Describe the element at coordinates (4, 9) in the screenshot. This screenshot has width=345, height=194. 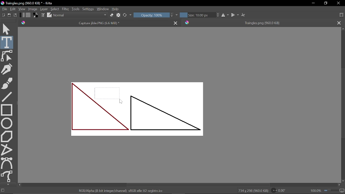
I see `File` at that location.